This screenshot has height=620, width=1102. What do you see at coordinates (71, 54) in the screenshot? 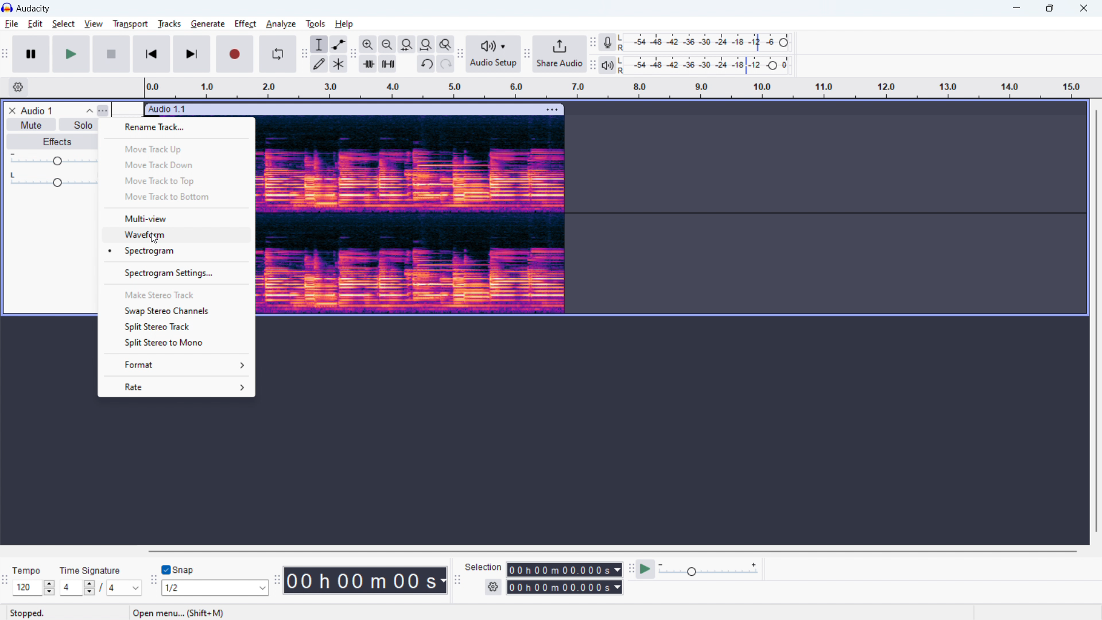
I see `play` at bounding box center [71, 54].